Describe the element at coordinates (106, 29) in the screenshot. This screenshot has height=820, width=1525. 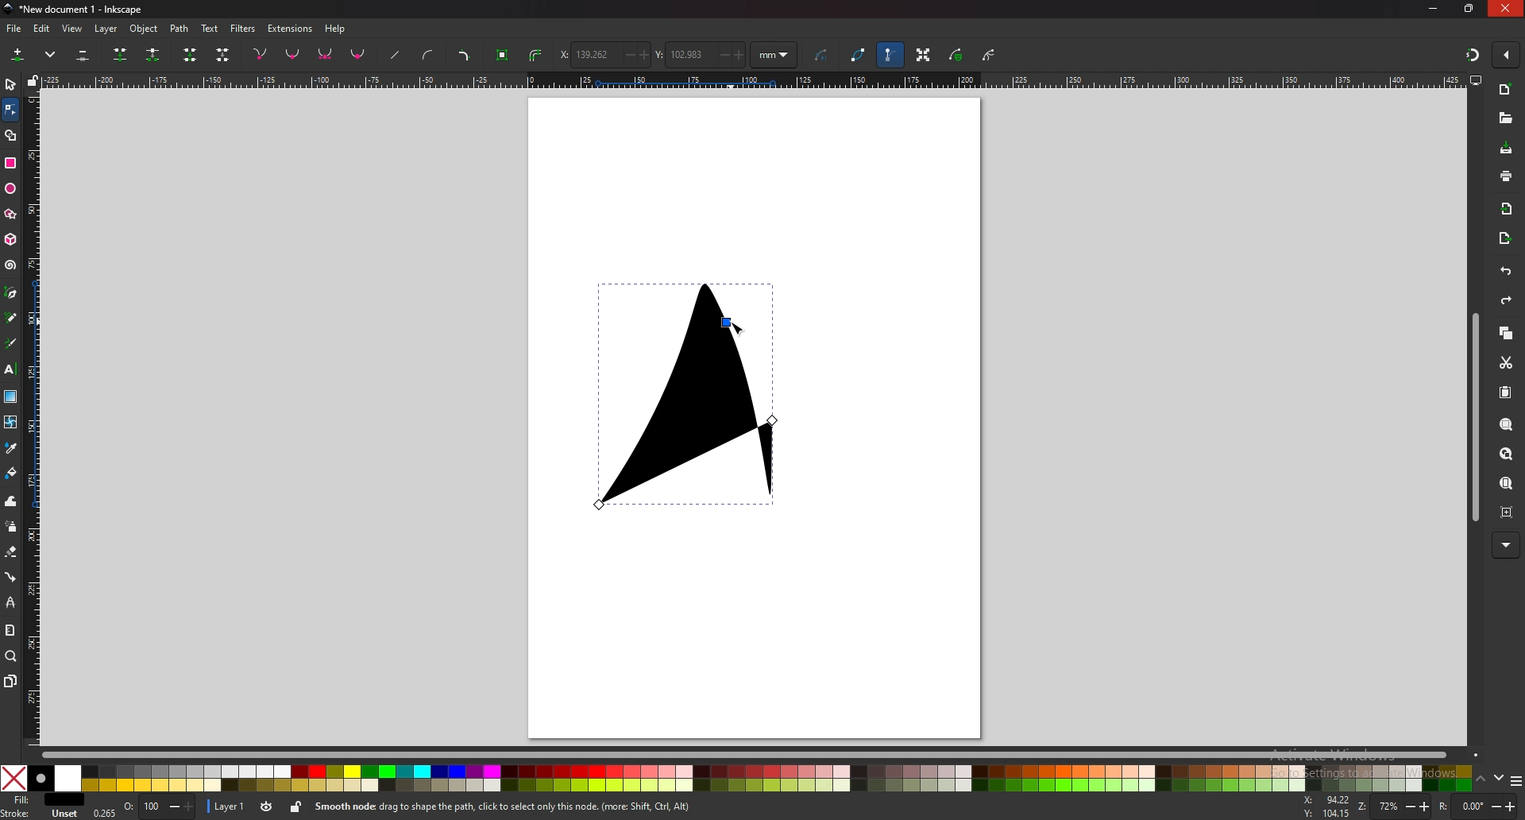
I see `layer` at that location.